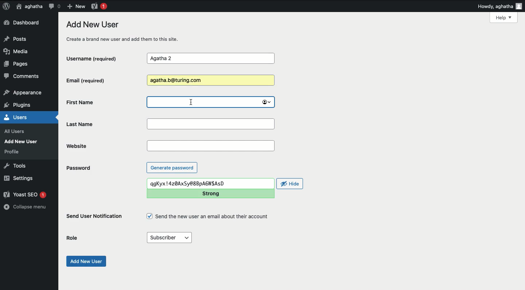 The image size is (525, 290). I want to click on plugins, so click(21, 105).